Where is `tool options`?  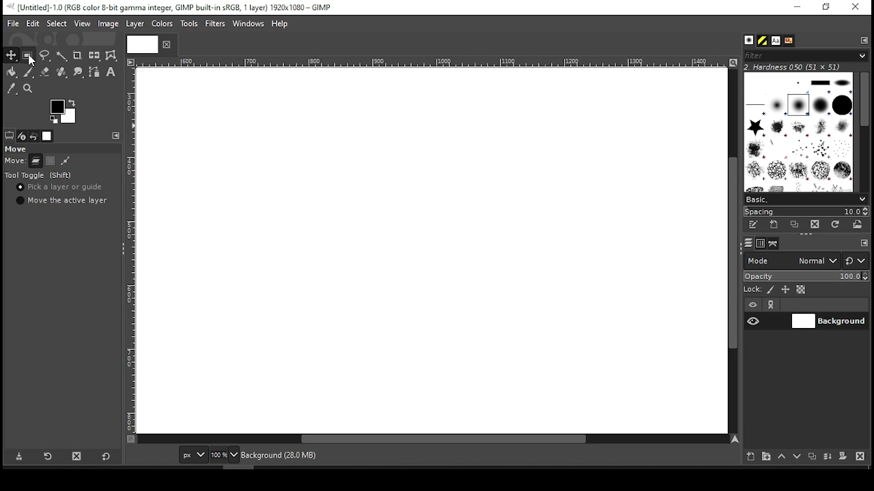 tool options is located at coordinates (10, 135).